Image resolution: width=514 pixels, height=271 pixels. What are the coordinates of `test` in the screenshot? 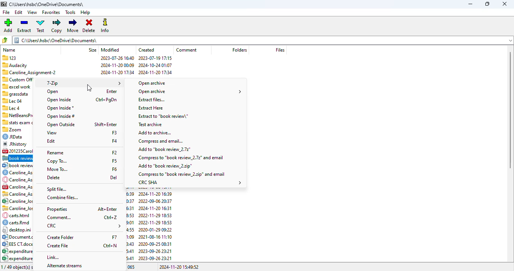 It's located at (41, 26).